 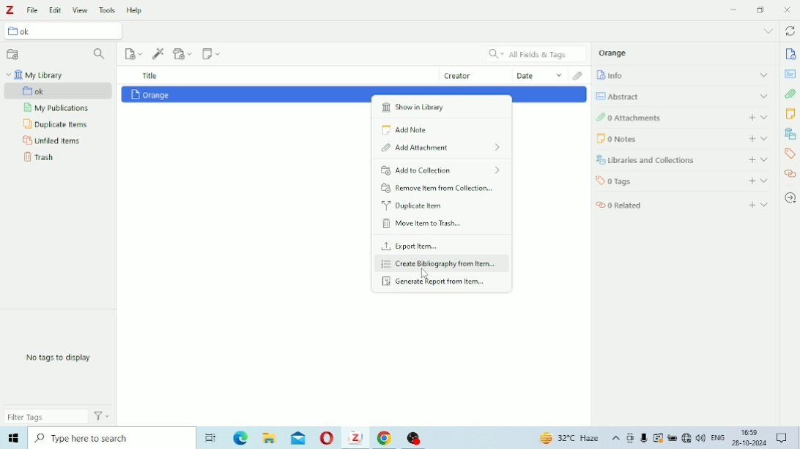 I want to click on Sync, so click(x=790, y=32).